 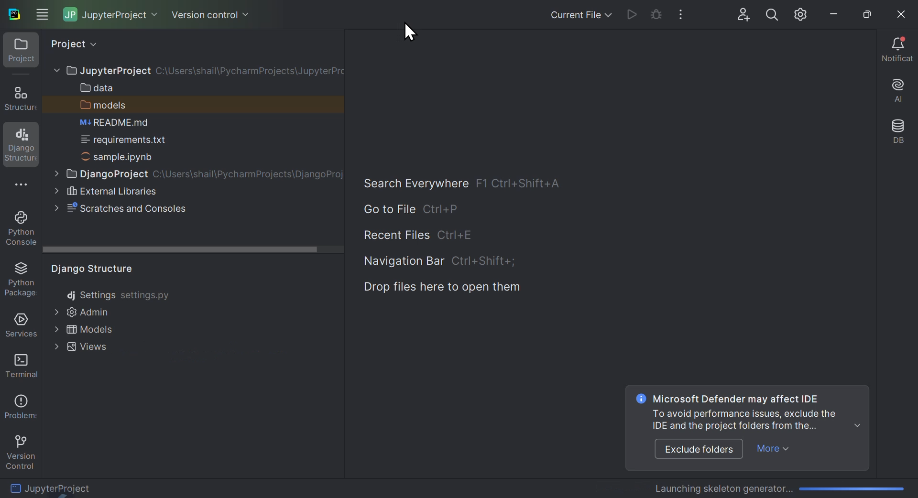 What do you see at coordinates (458, 236) in the screenshot?
I see `shortcut` at bounding box center [458, 236].